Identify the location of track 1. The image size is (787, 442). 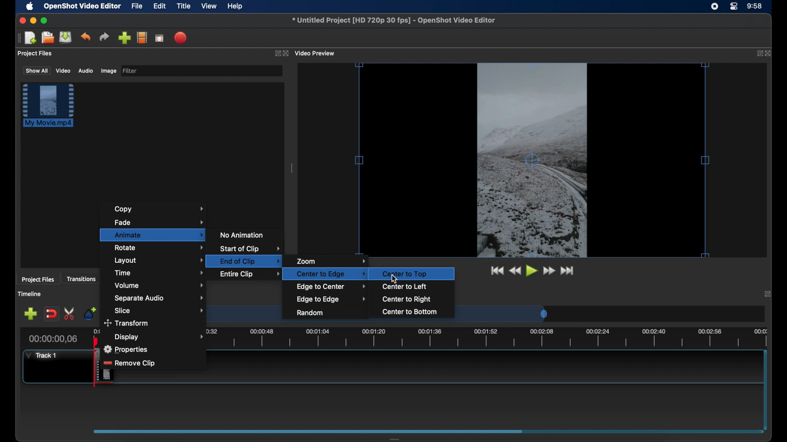
(43, 355).